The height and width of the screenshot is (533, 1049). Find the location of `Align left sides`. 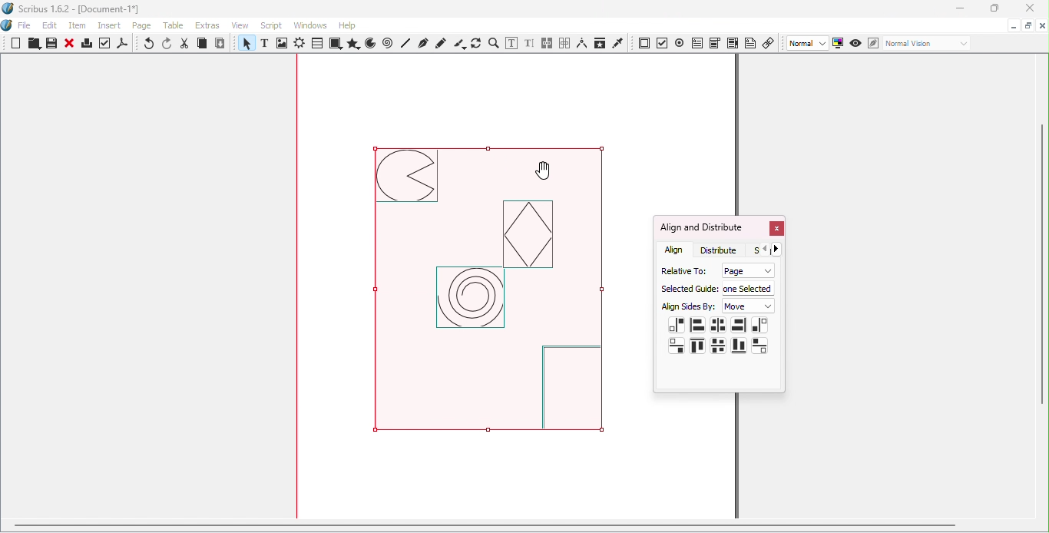

Align left sides is located at coordinates (697, 323).